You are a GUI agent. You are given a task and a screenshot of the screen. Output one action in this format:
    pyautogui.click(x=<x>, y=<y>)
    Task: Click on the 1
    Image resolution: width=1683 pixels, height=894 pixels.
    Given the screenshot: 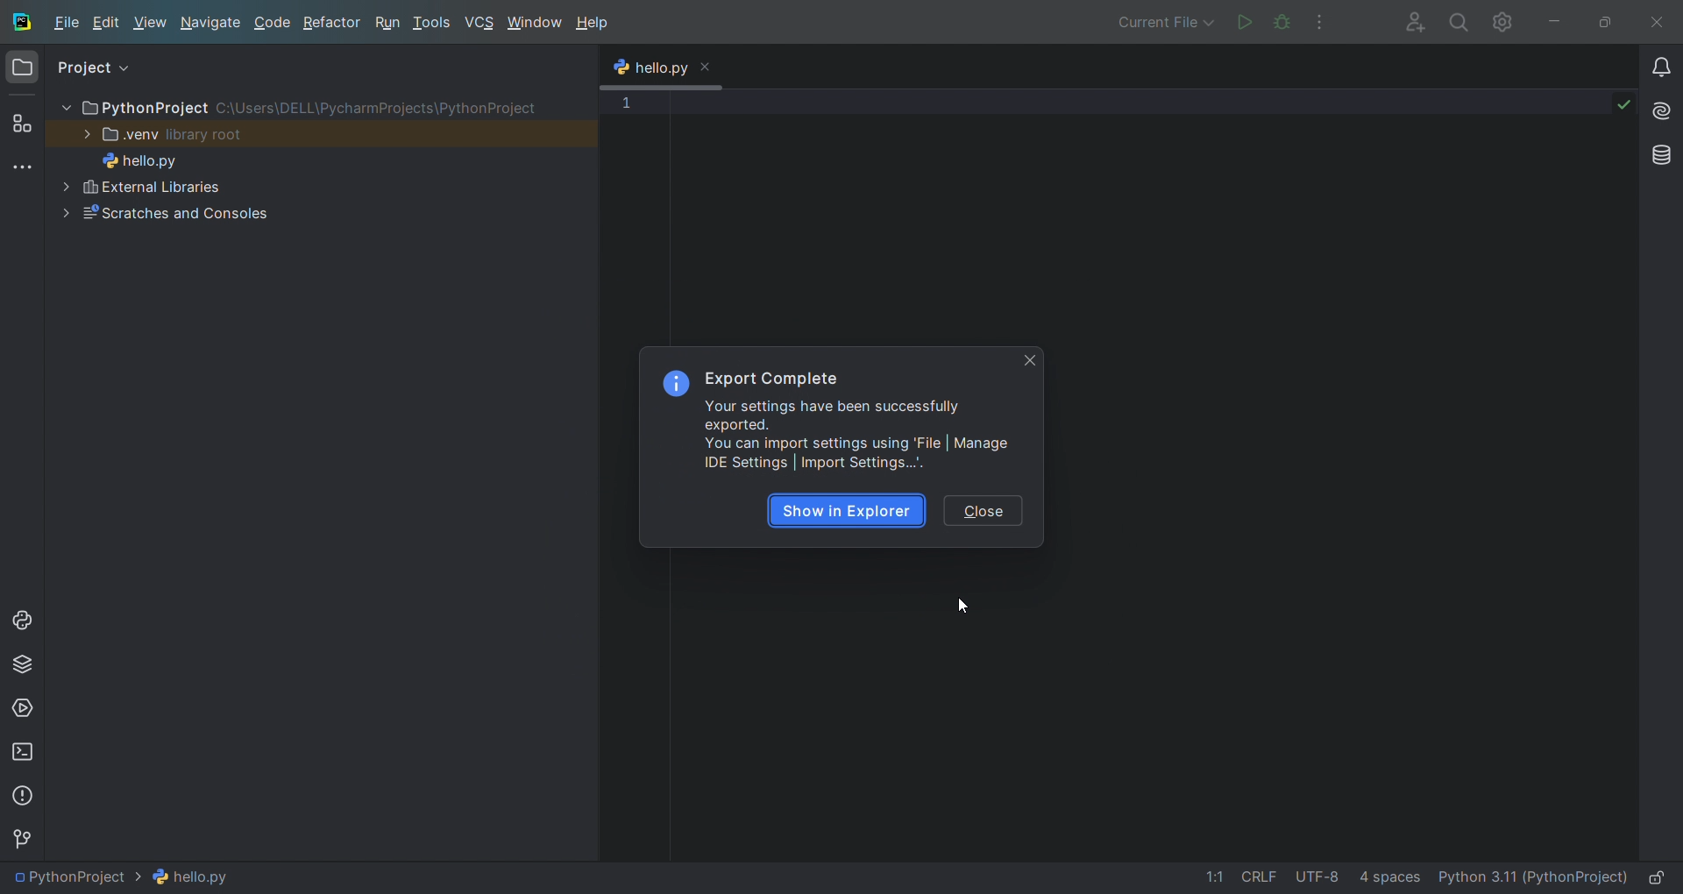 What is the action you would take?
    pyautogui.click(x=625, y=103)
    